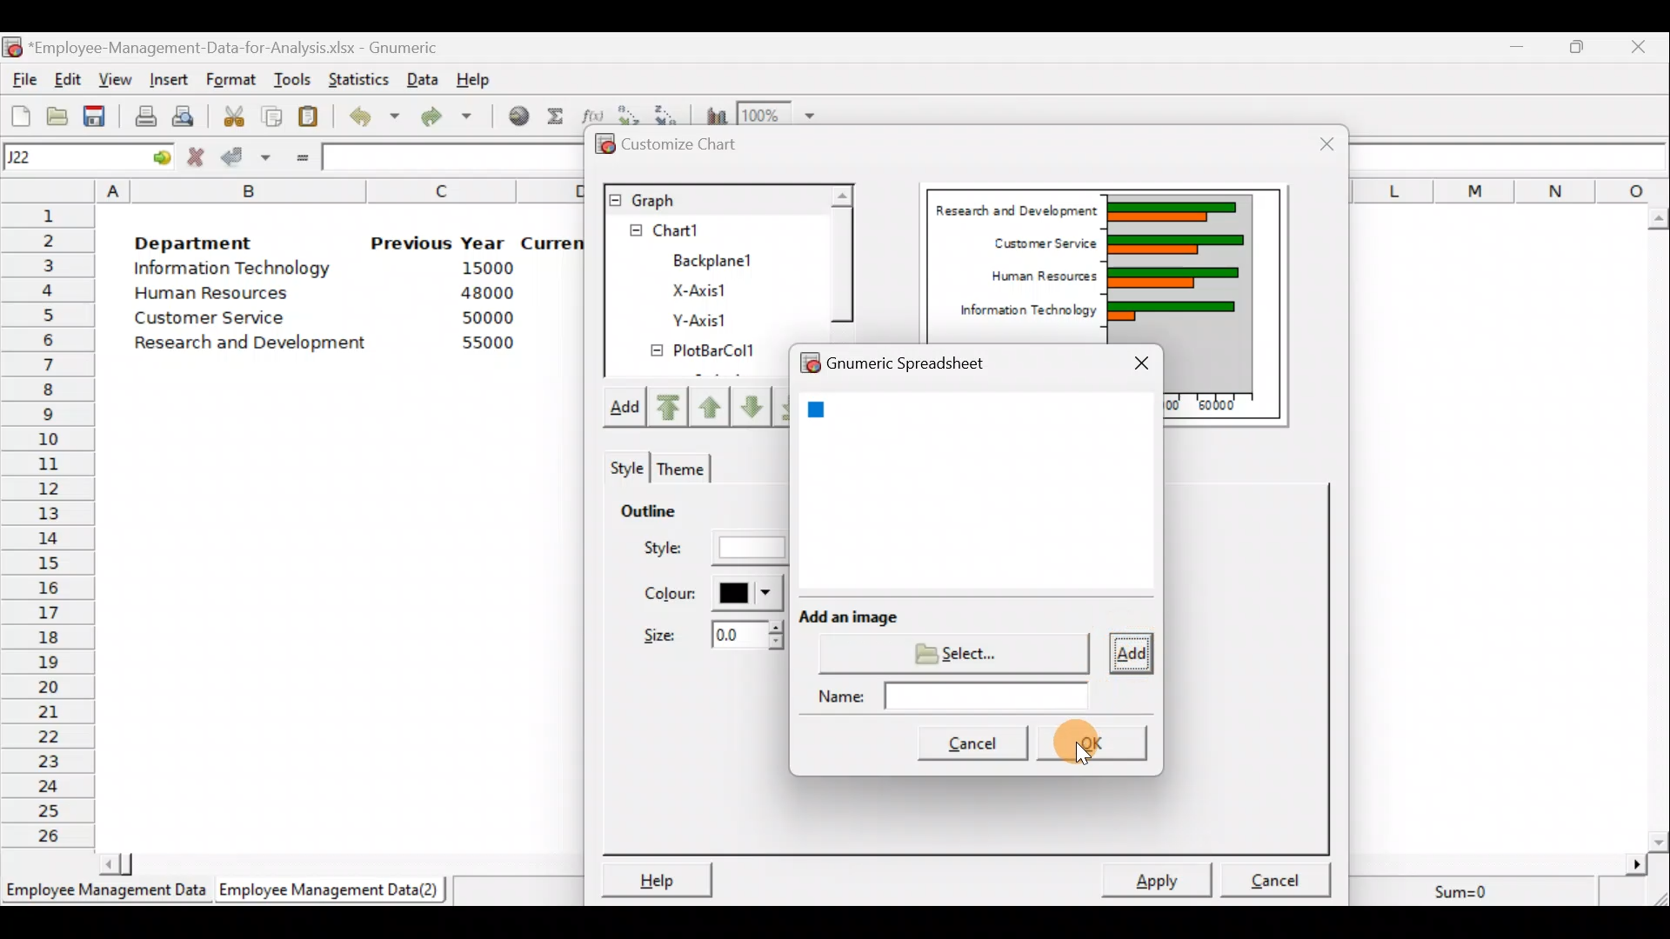 Image resolution: width=1670 pixels, height=939 pixels. Describe the element at coordinates (1176, 259) in the screenshot. I see `Chart Preview` at that location.